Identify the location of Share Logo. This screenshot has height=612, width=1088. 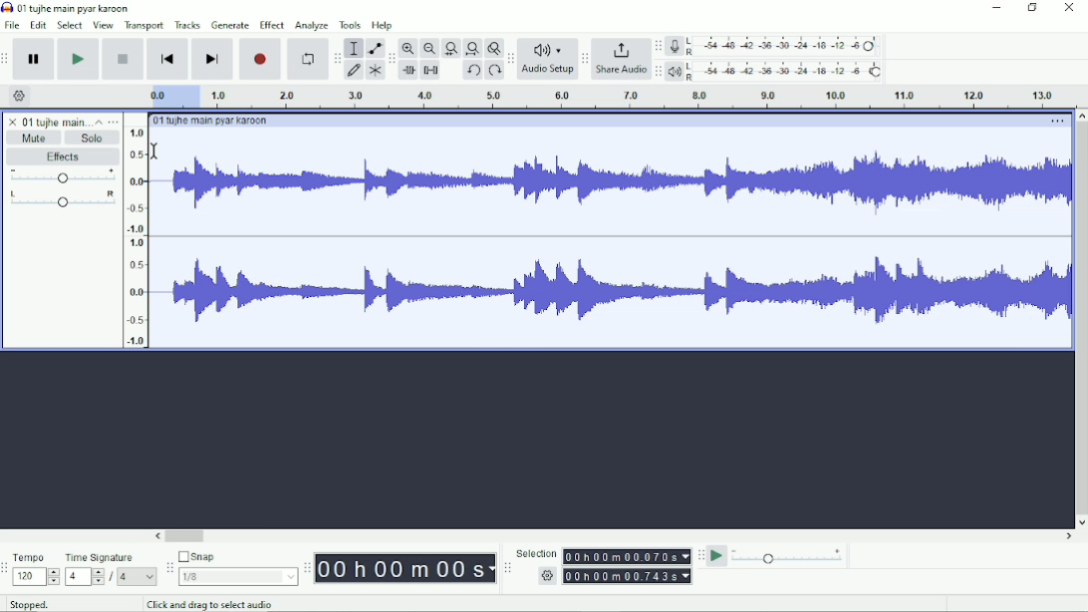
(619, 49).